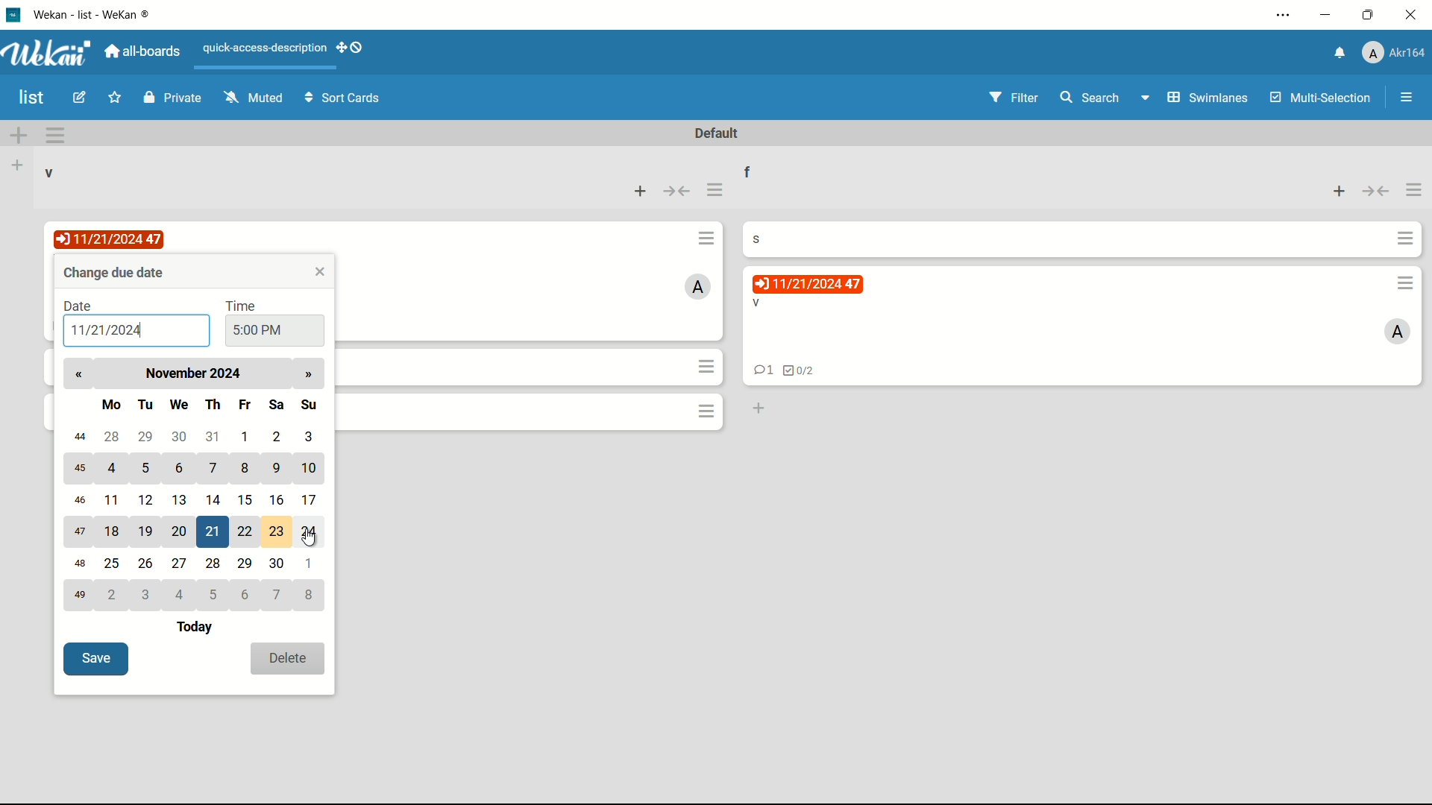 The height and width of the screenshot is (805, 1432). What do you see at coordinates (642, 190) in the screenshot?
I see `add card to top of list` at bounding box center [642, 190].